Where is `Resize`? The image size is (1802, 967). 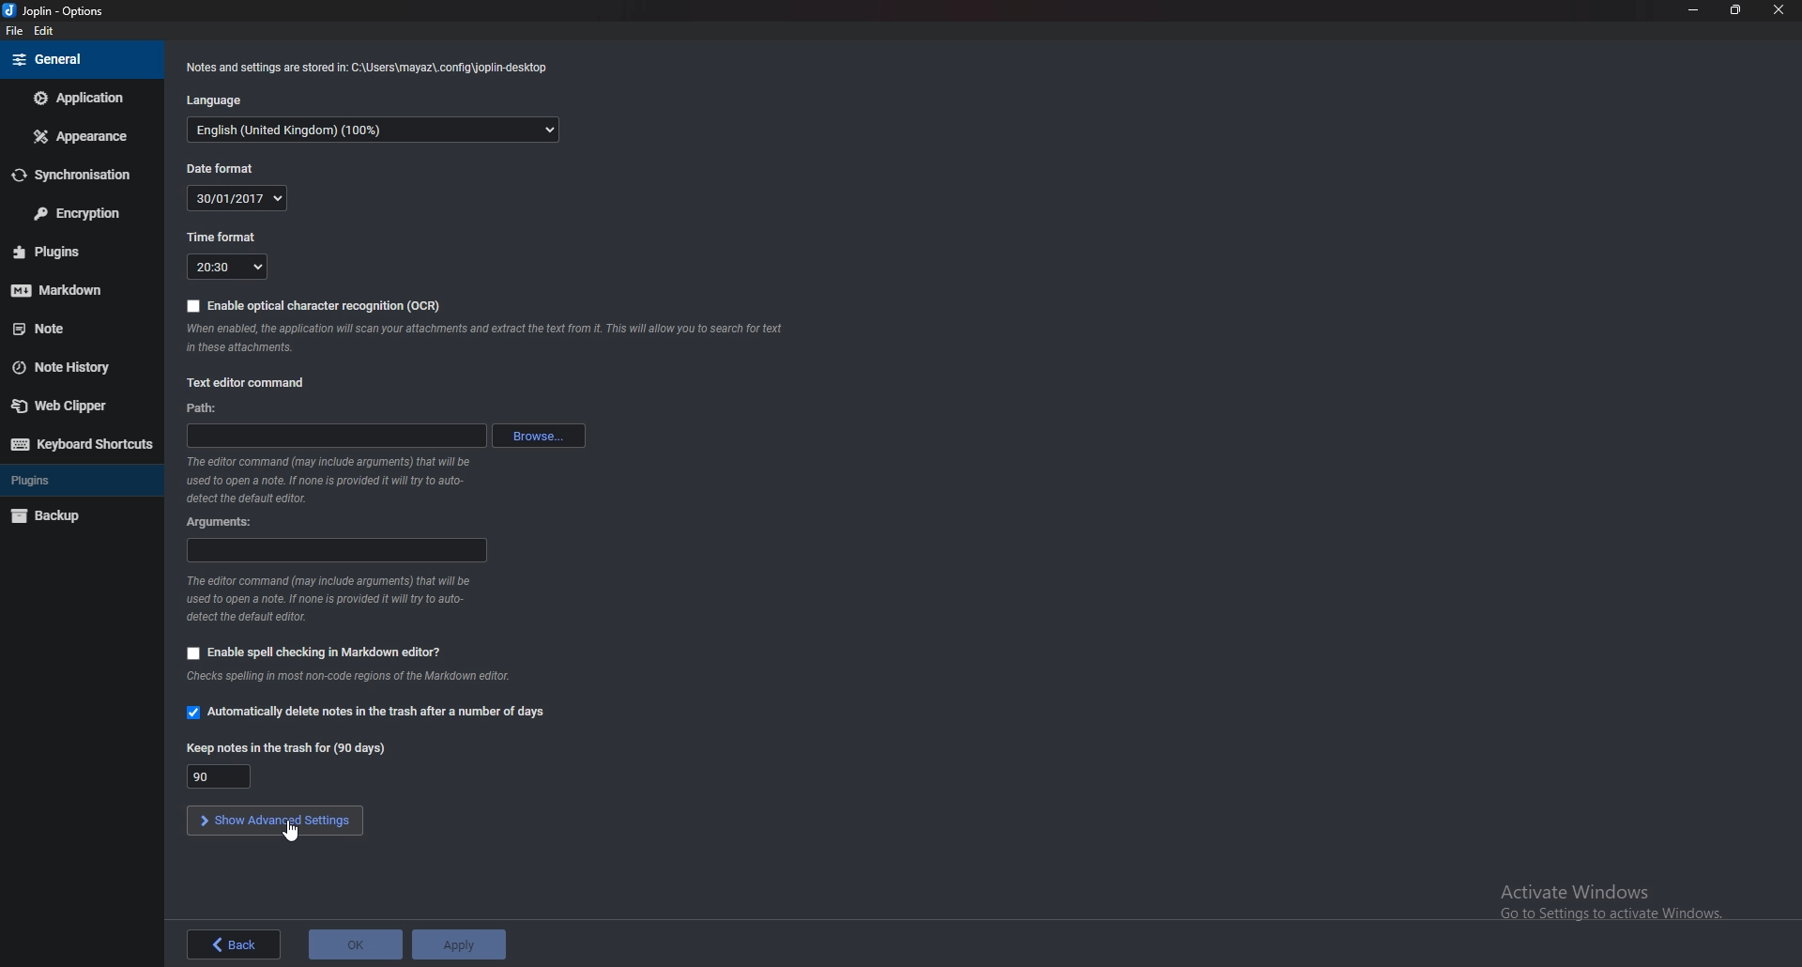
Resize is located at coordinates (1735, 11).